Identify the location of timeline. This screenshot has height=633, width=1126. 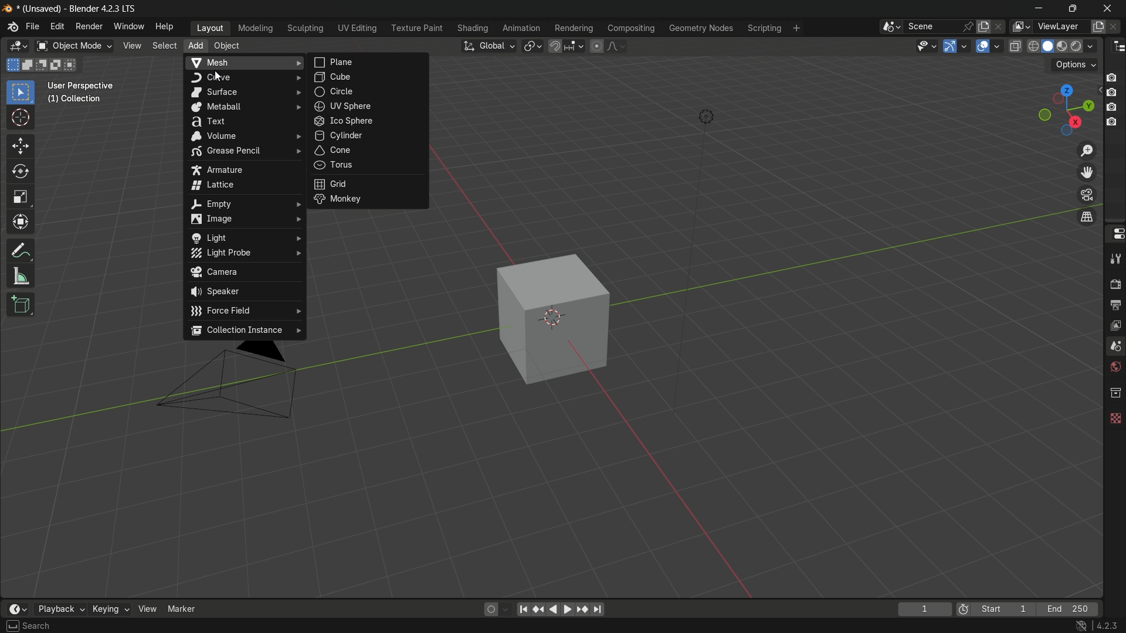
(15, 606).